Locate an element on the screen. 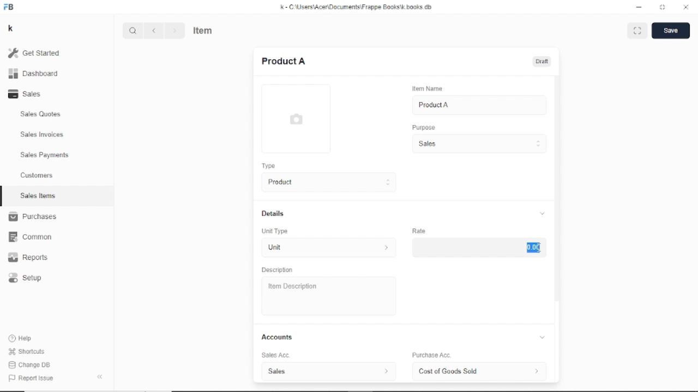  Sales is located at coordinates (328, 371).